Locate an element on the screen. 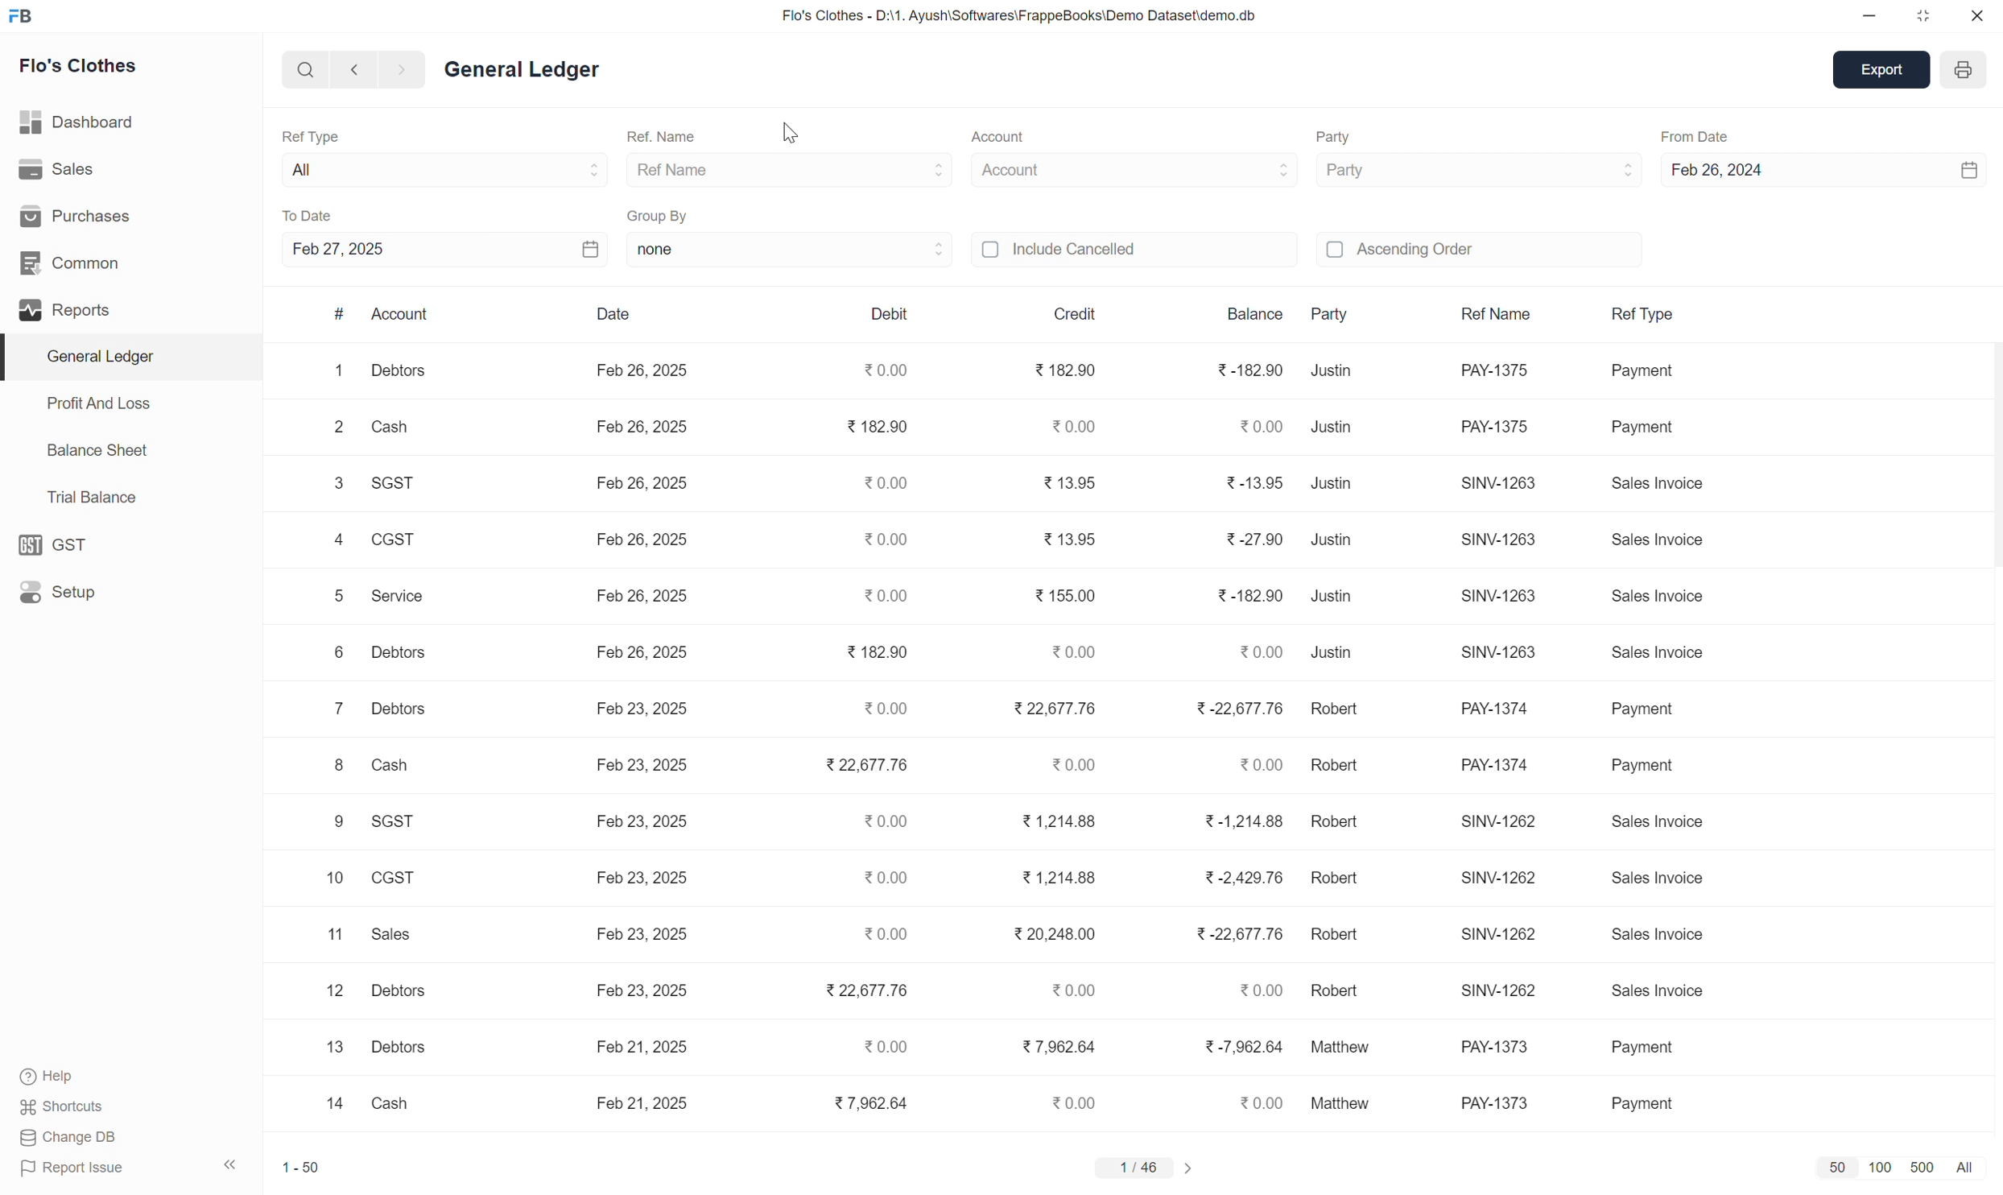  0.00 is located at coordinates (1260, 767).